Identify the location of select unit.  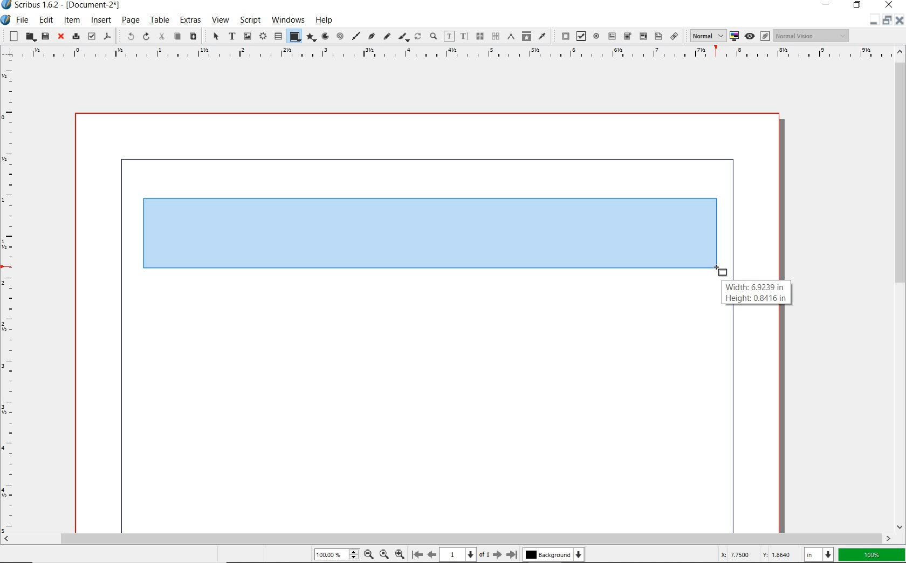
(818, 555).